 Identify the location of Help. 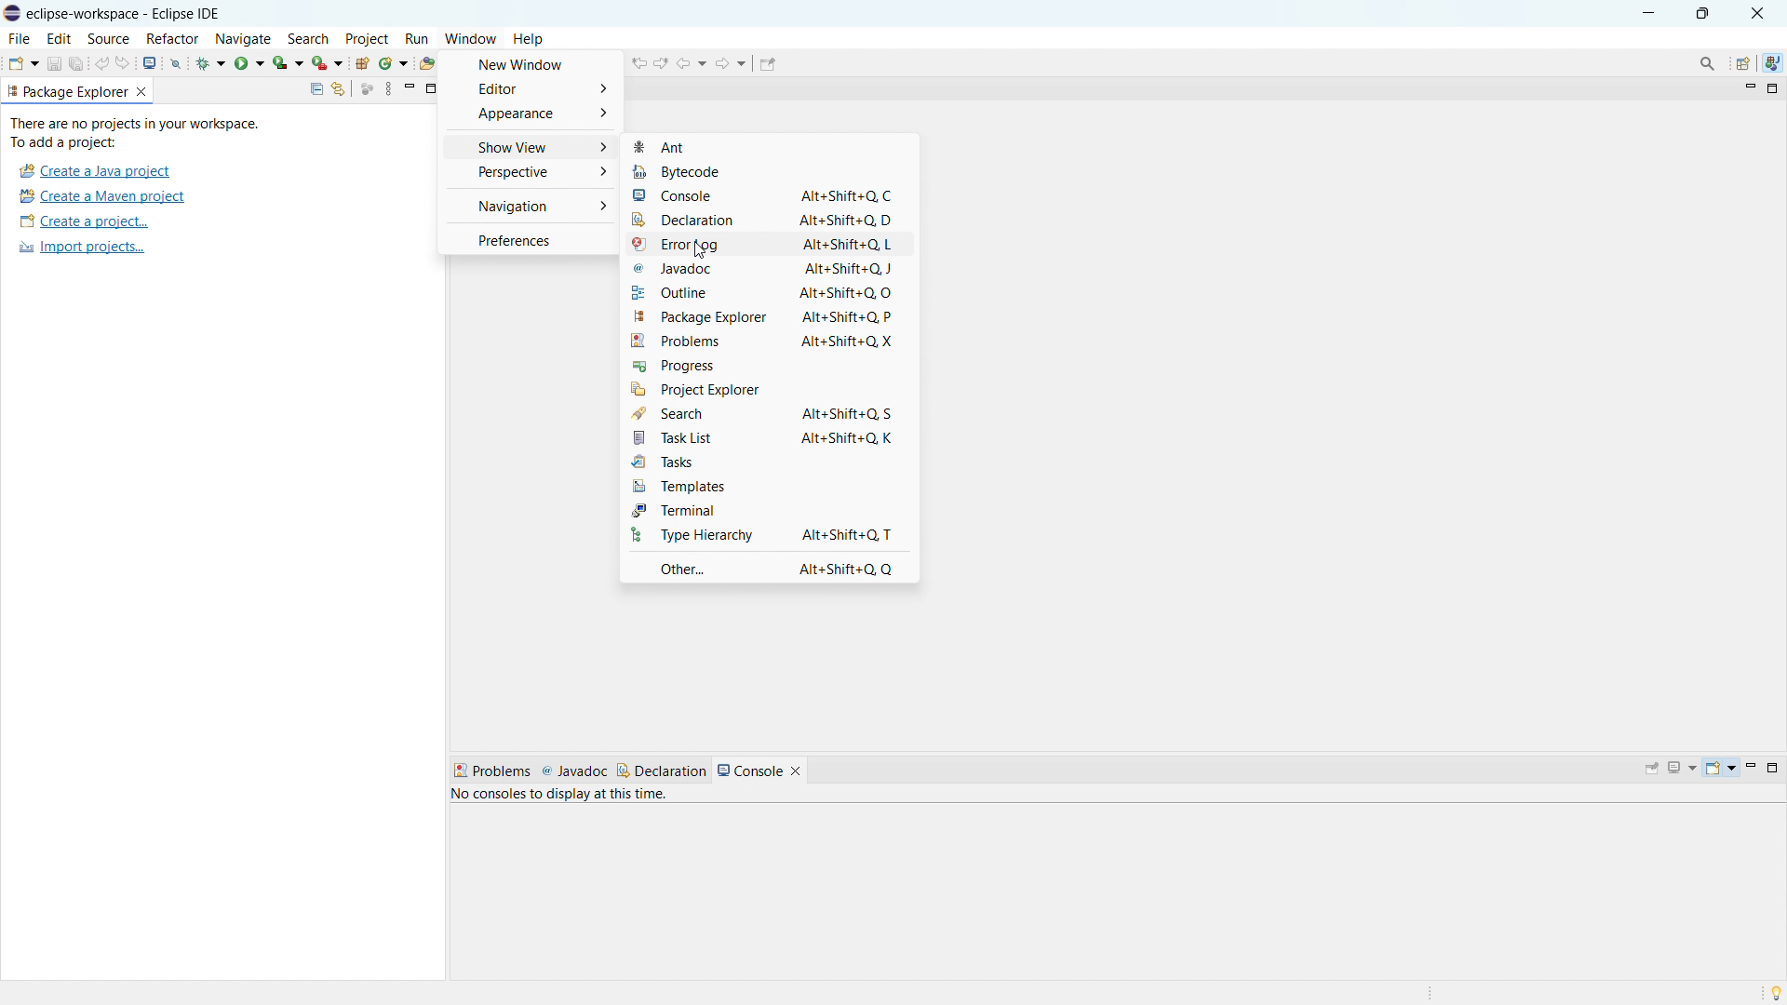
(531, 37).